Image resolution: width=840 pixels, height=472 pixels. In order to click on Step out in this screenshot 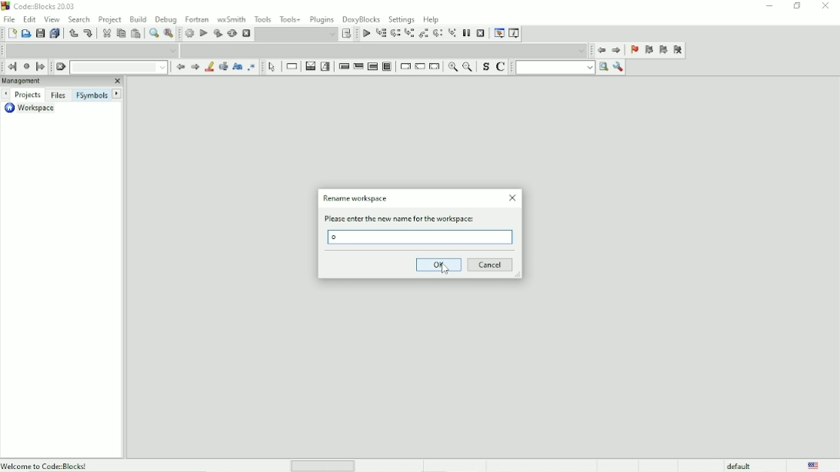, I will do `click(423, 35)`.